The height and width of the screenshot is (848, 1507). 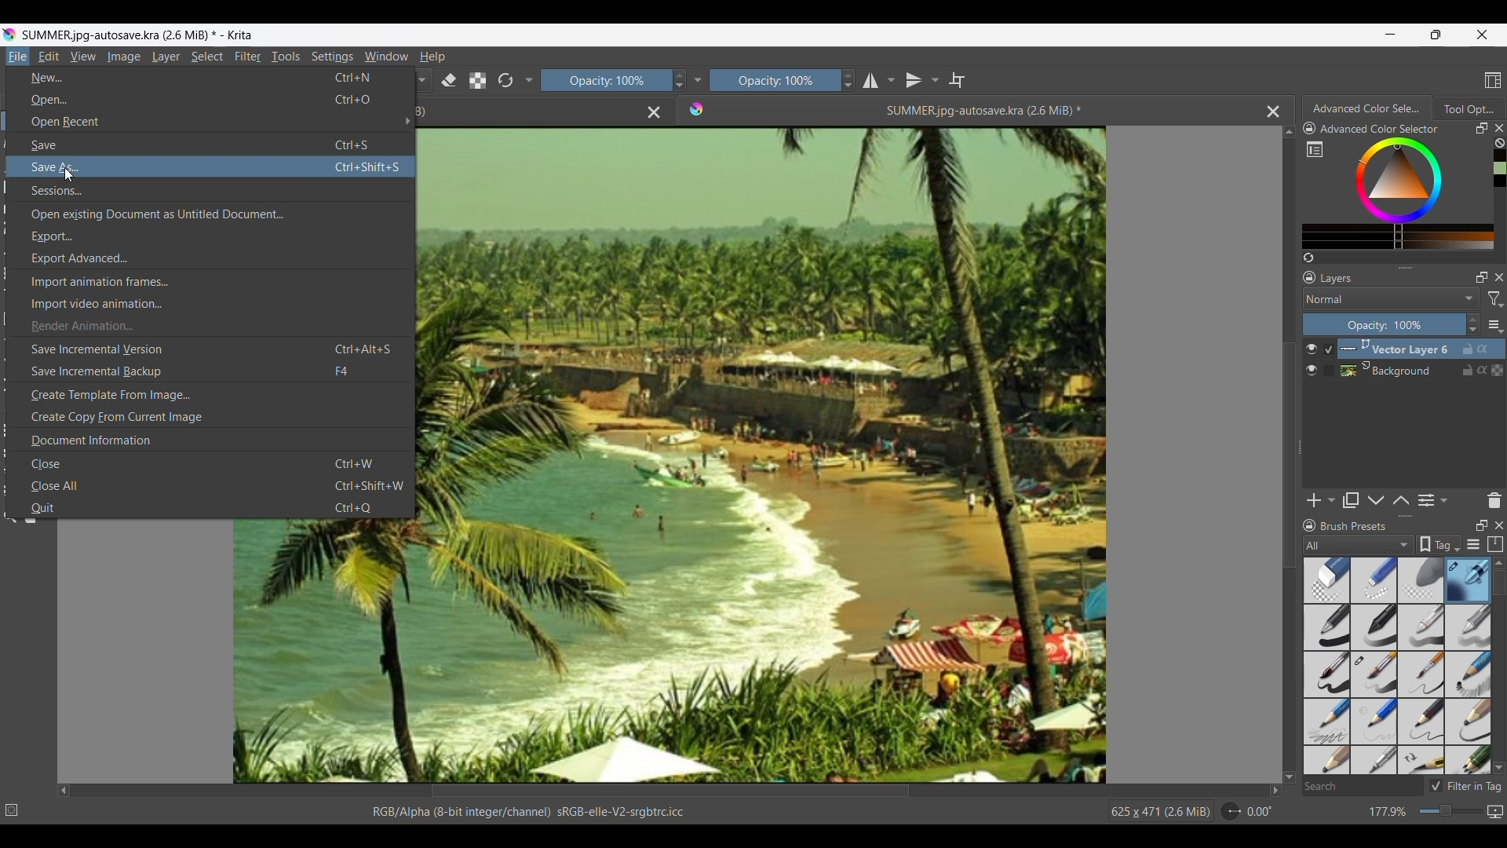 I want to click on Quick slide to top, so click(x=1289, y=132).